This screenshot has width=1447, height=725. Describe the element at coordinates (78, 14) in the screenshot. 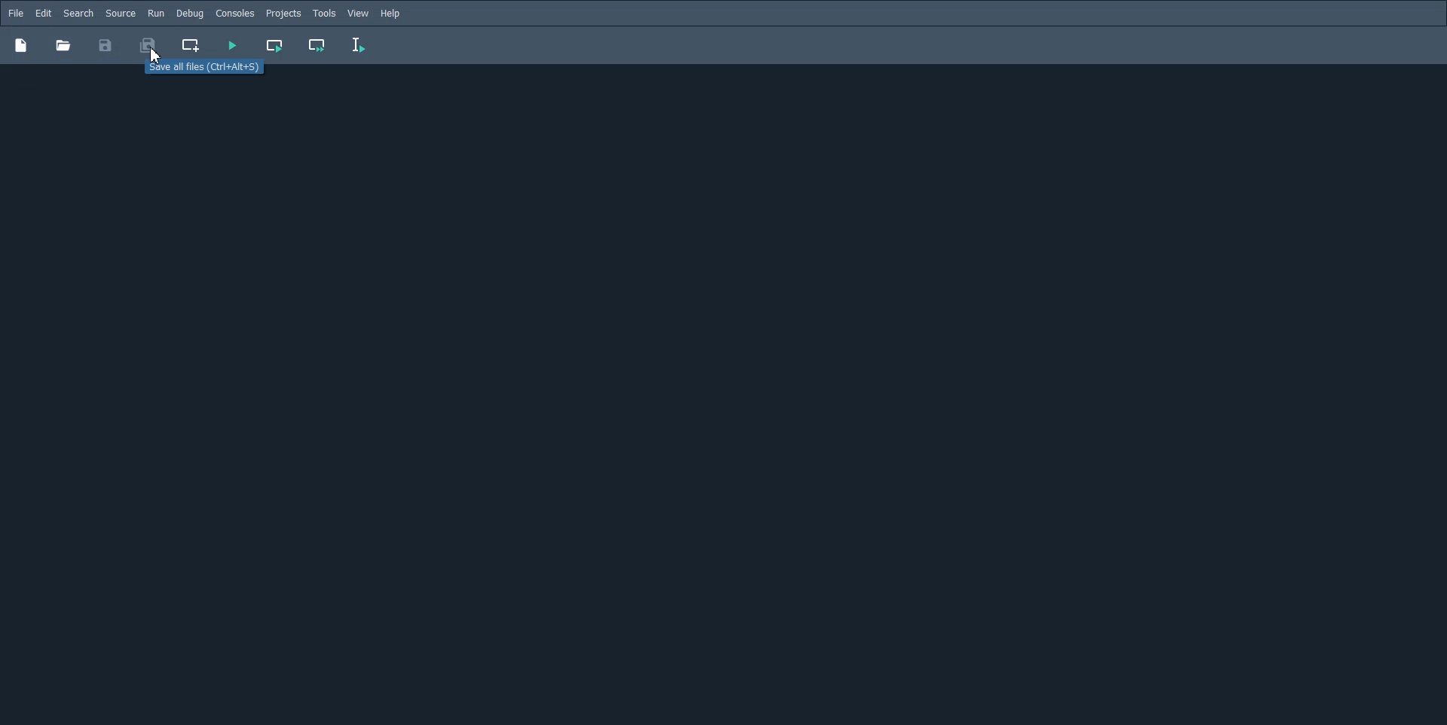

I see `Search` at that location.